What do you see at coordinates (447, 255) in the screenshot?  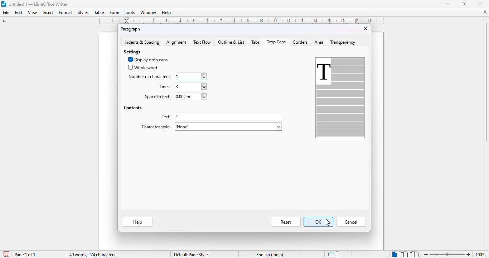 I see `zoom in or zoom out bar` at bounding box center [447, 255].